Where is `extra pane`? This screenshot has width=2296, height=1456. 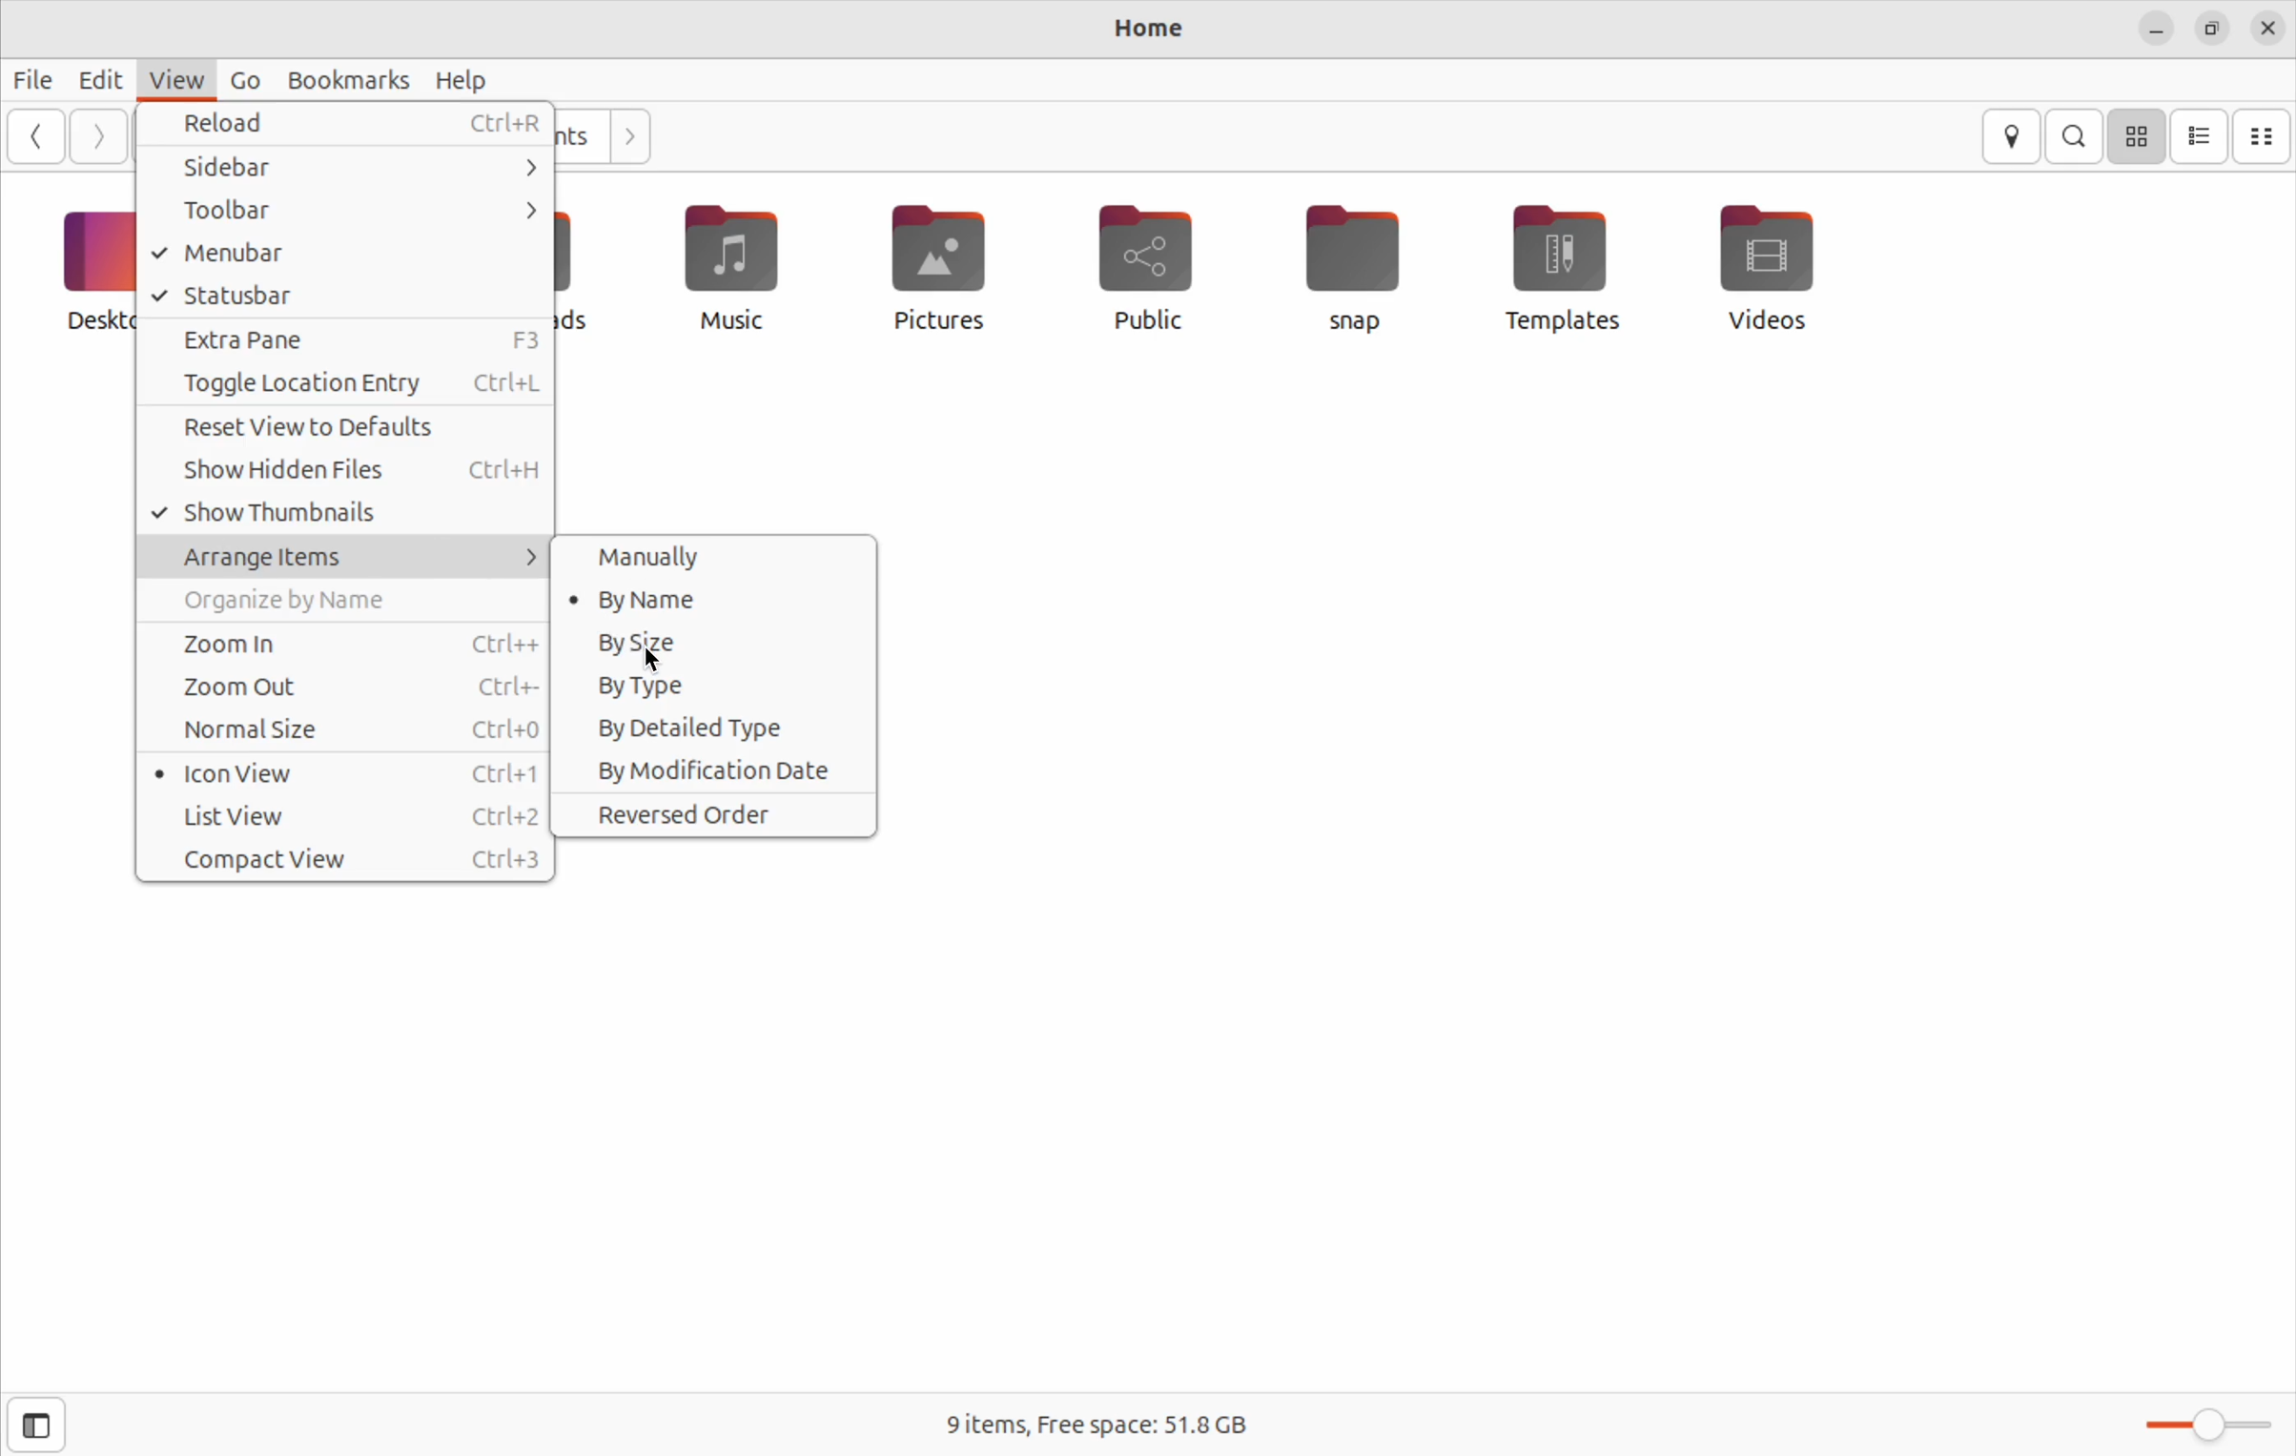
extra pane is located at coordinates (342, 342).